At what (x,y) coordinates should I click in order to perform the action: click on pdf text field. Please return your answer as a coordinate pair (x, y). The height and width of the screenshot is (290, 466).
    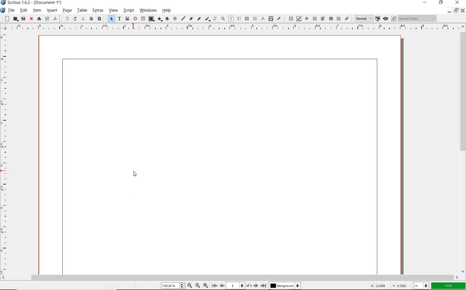
    Looking at the image, I should click on (315, 18).